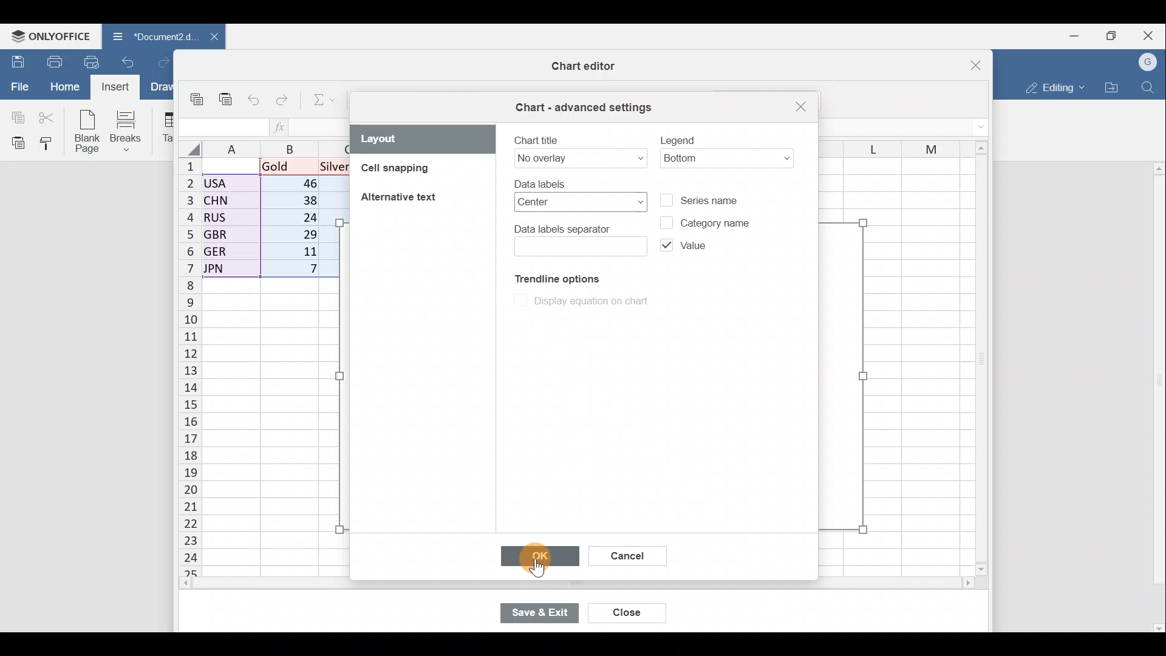 The width and height of the screenshot is (1166, 656). Describe the element at coordinates (95, 60) in the screenshot. I see `Quick print` at that location.